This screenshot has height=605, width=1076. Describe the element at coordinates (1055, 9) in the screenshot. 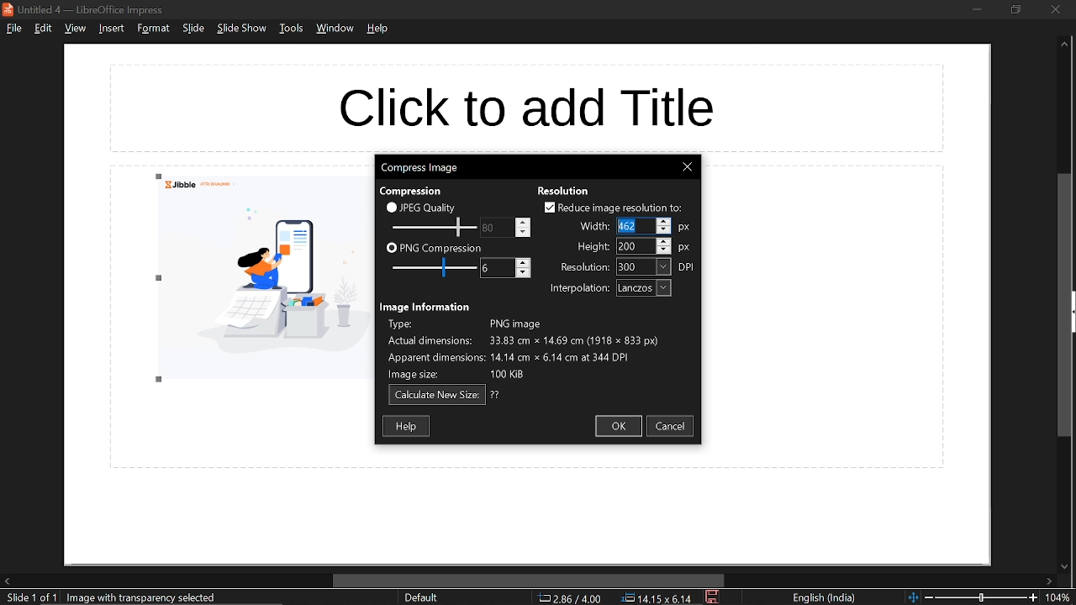

I see `close` at that location.